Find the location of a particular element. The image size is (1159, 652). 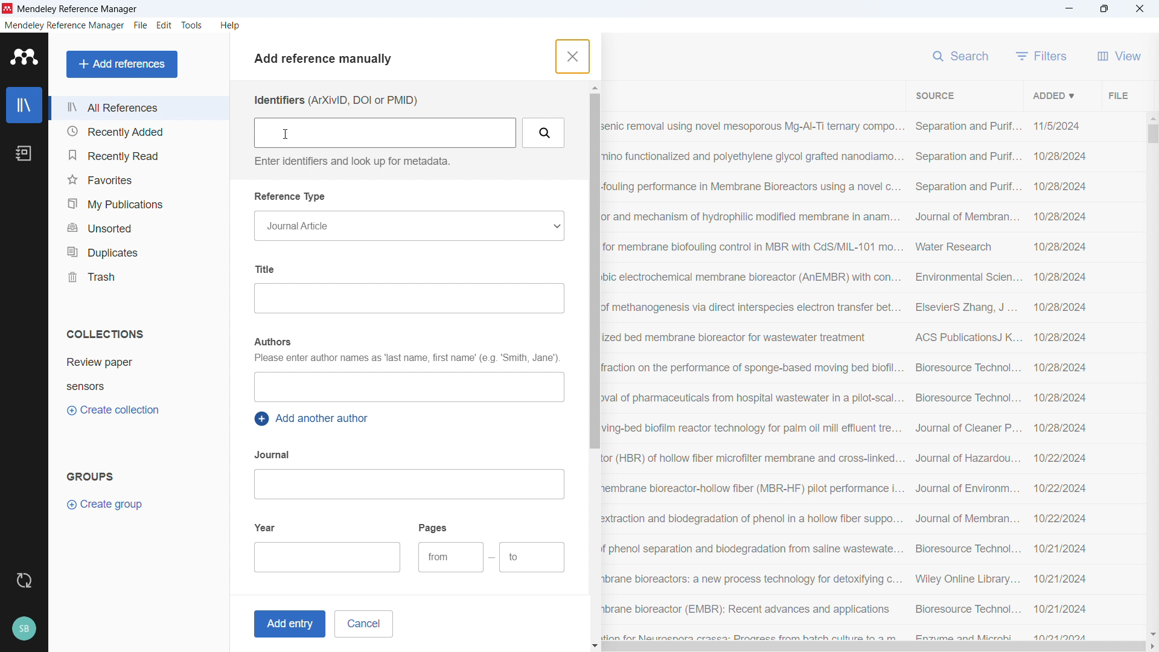

Mendeley reference manager  is located at coordinates (65, 25).